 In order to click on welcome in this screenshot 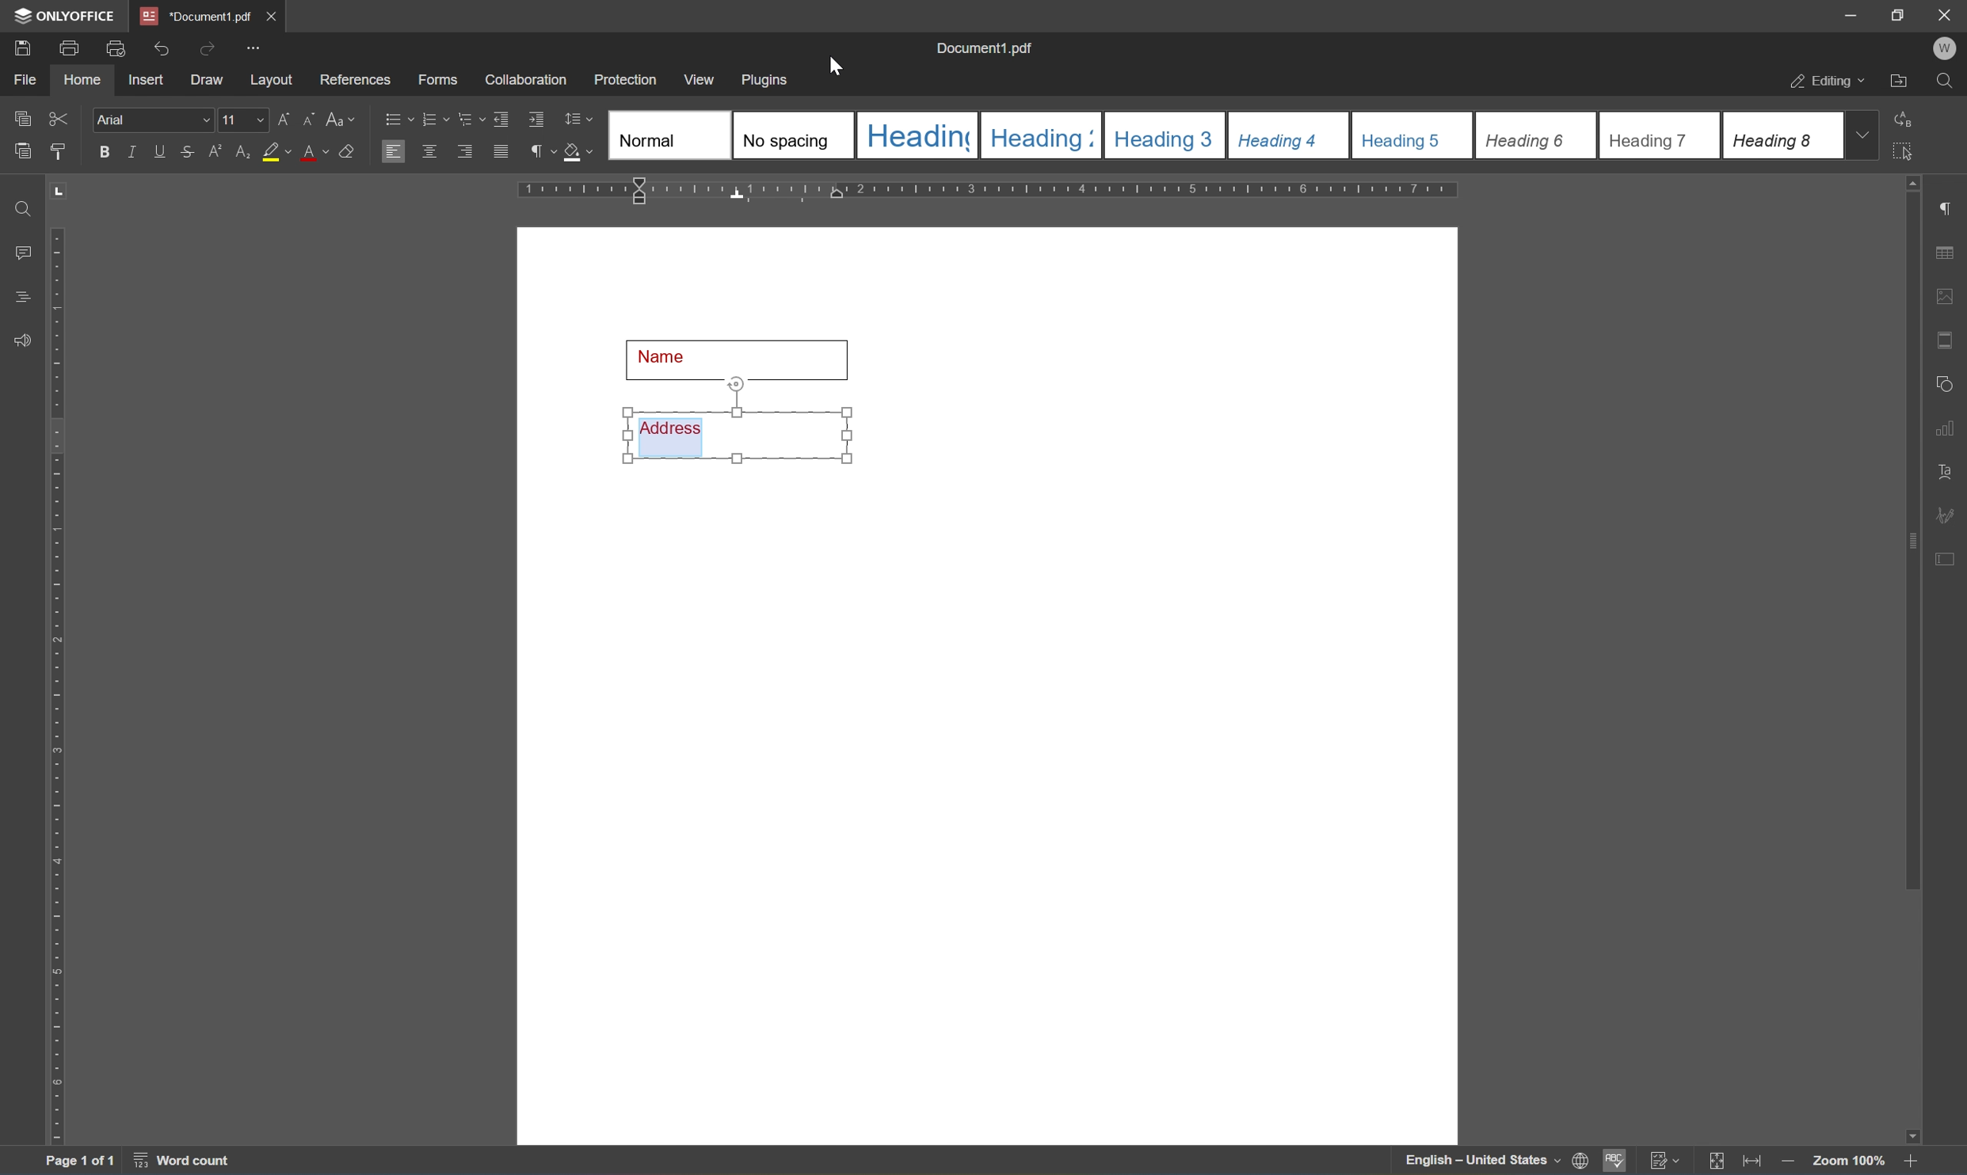, I will do `click(1944, 48)`.